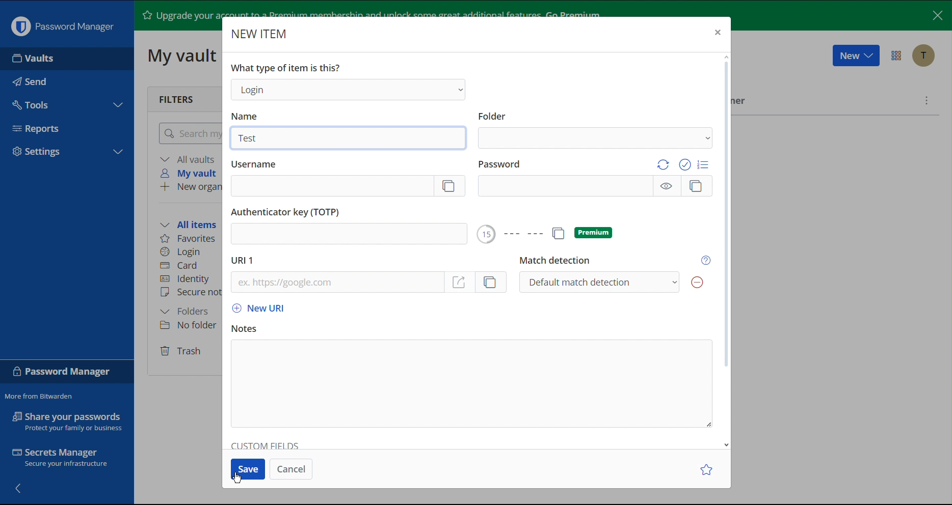 The height and width of the screenshot is (505, 952). Describe the element at coordinates (346, 179) in the screenshot. I see `Username` at that location.